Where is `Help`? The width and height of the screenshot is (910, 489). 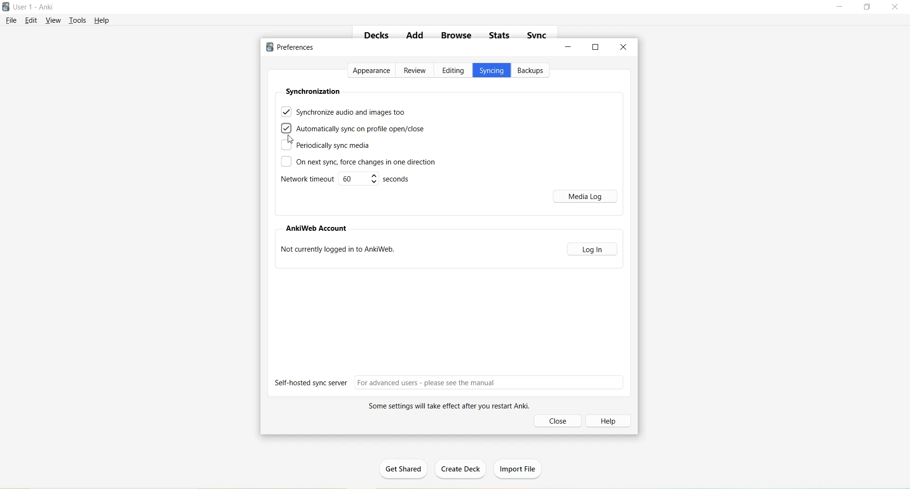 Help is located at coordinates (102, 20).